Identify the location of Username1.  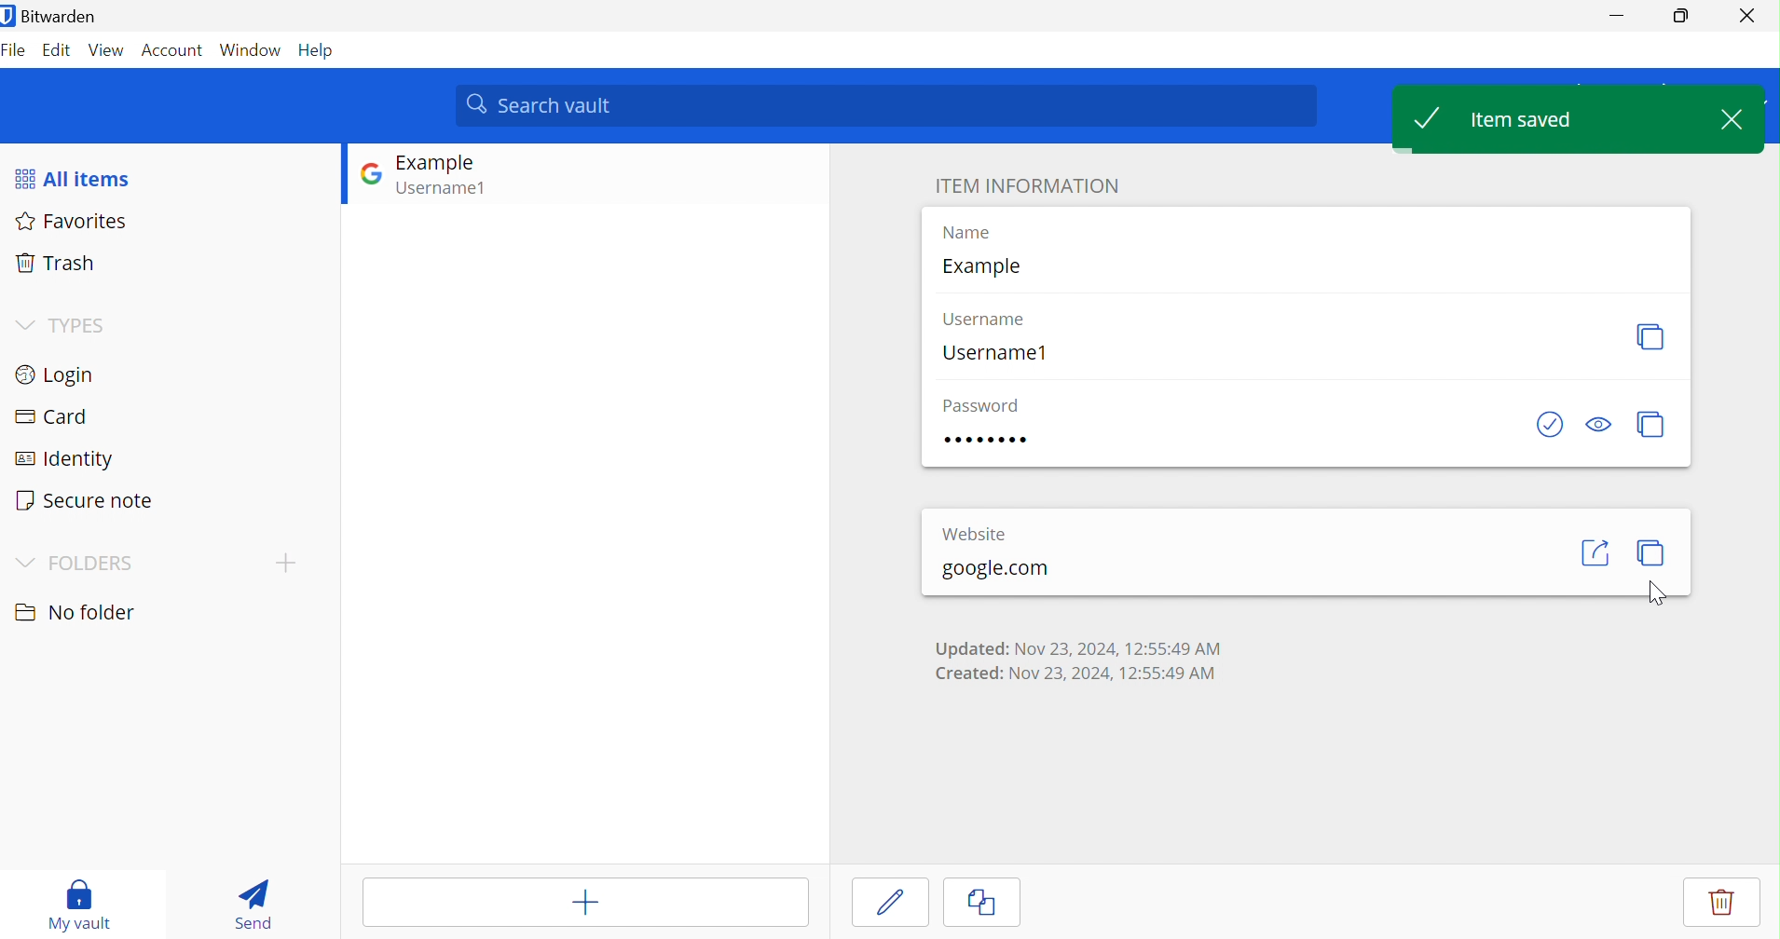
(996, 354).